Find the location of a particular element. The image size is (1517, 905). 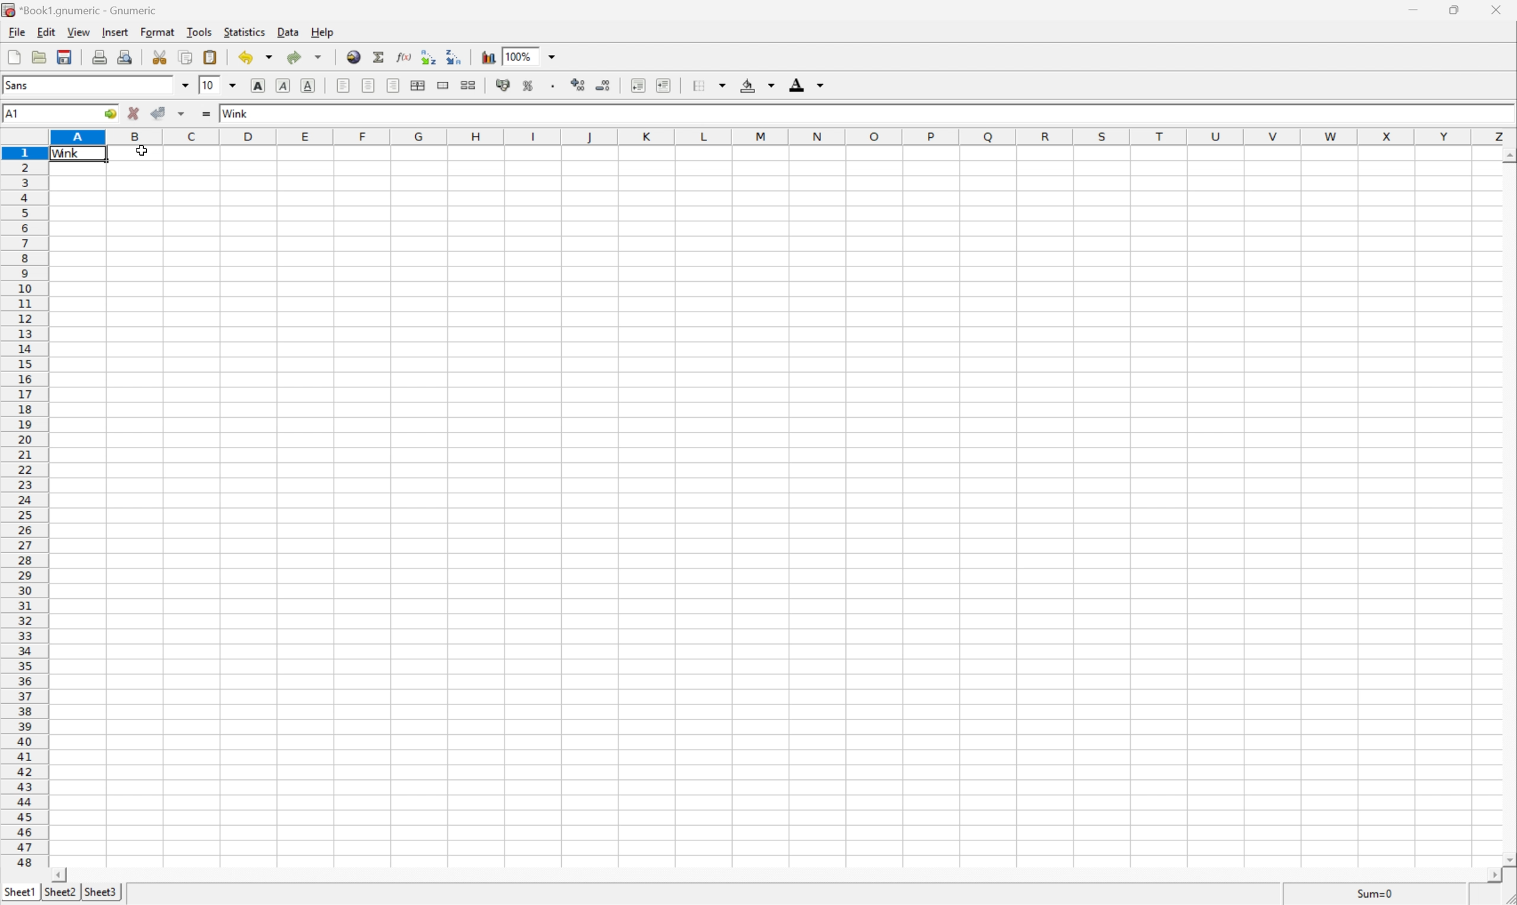

drop down is located at coordinates (185, 85).